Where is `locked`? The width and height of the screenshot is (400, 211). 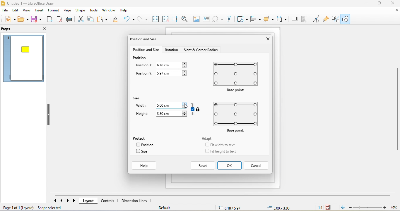
locked is located at coordinates (199, 109).